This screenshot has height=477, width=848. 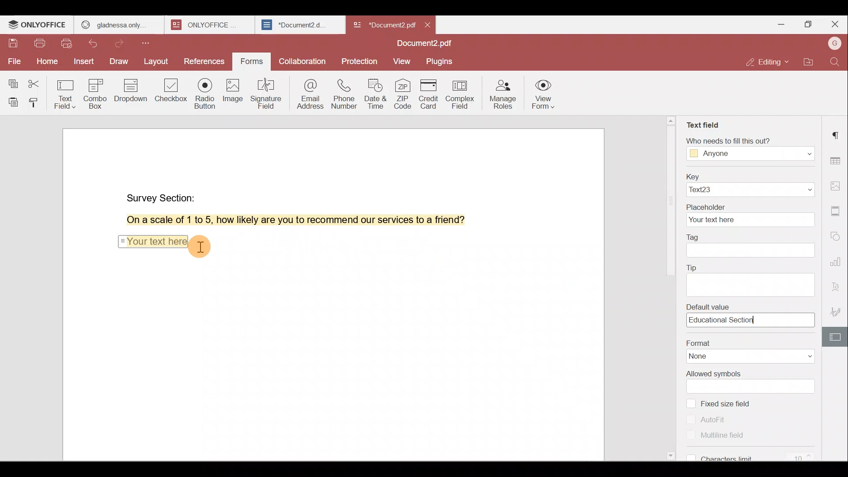 What do you see at coordinates (307, 92) in the screenshot?
I see `Email address` at bounding box center [307, 92].